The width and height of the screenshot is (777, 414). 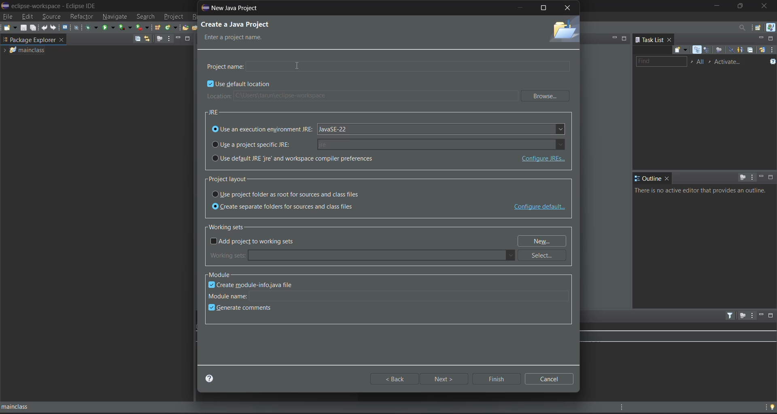 I want to click on minimize, so click(x=179, y=37).